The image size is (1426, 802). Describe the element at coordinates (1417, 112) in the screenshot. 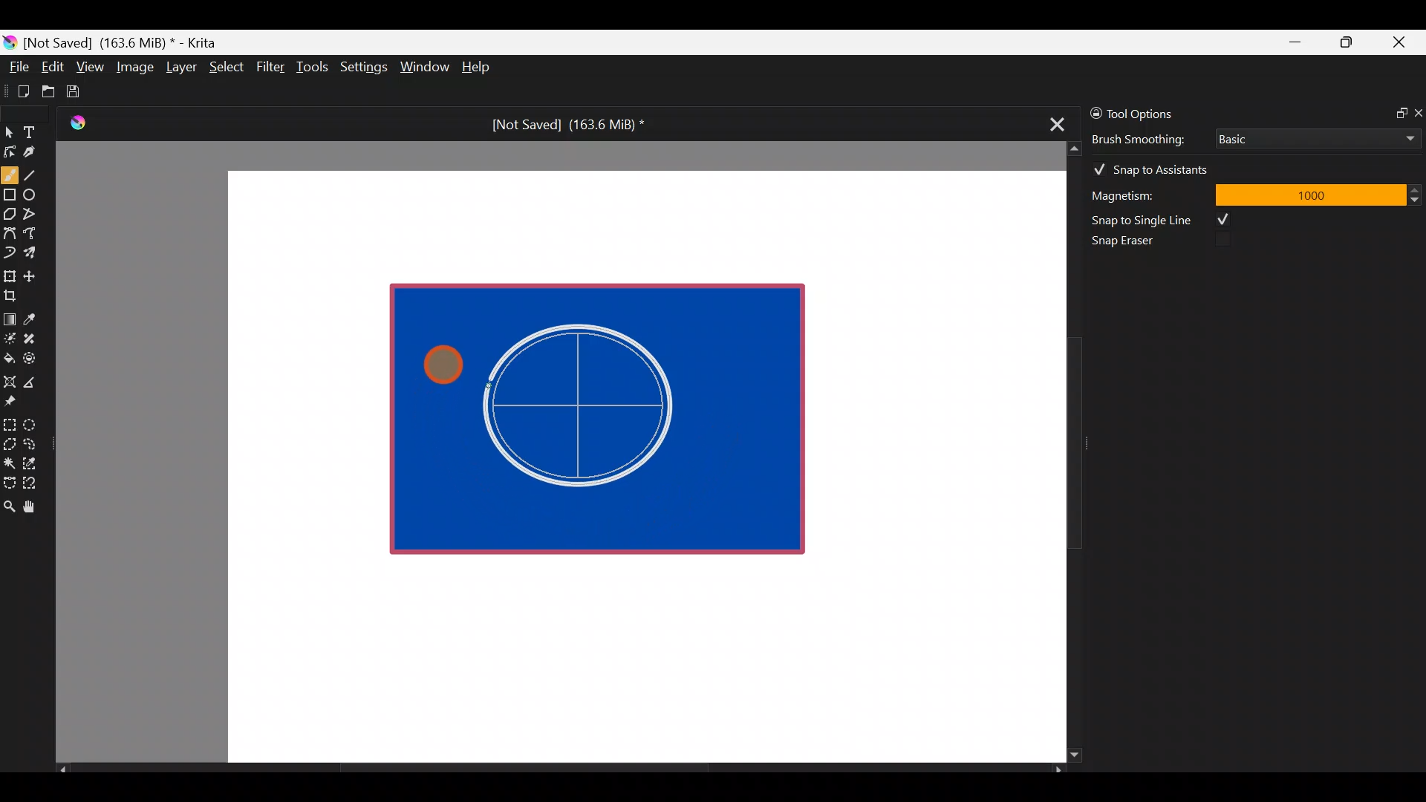

I see `Close docker` at that location.